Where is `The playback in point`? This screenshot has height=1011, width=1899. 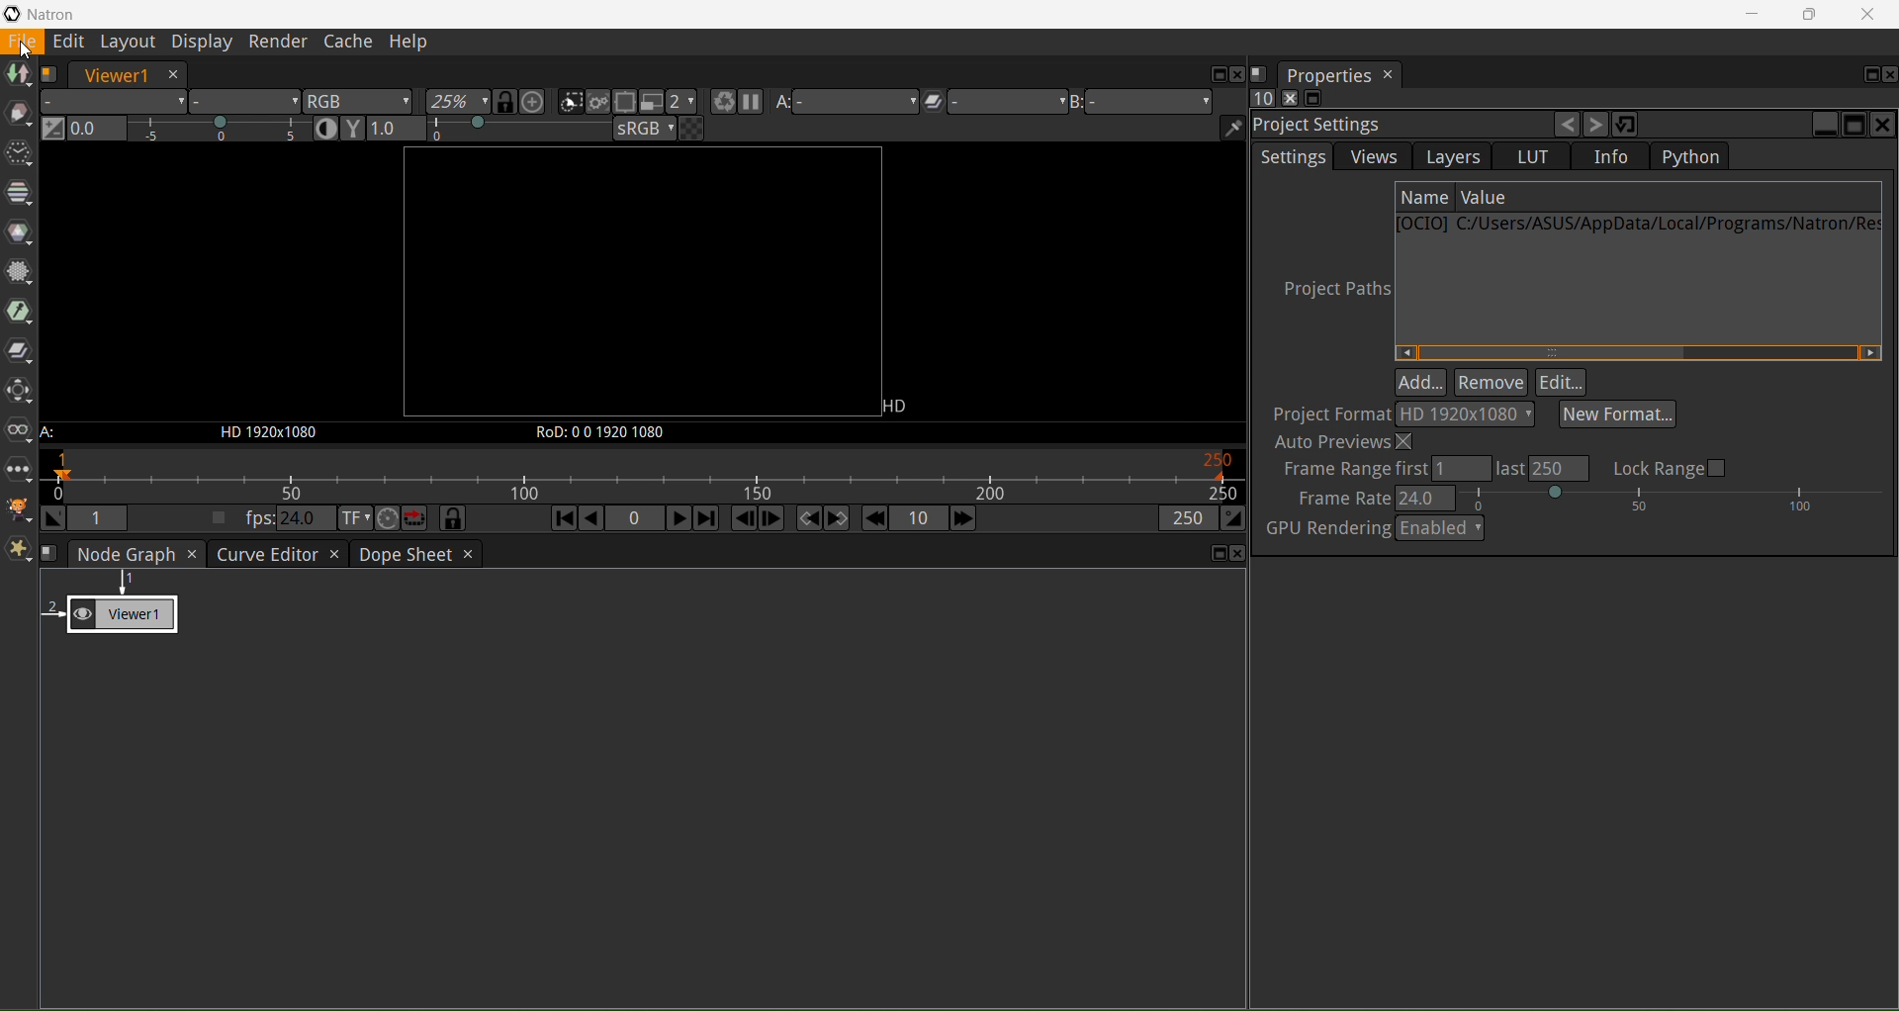
The playback in point is located at coordinates (102, 517).